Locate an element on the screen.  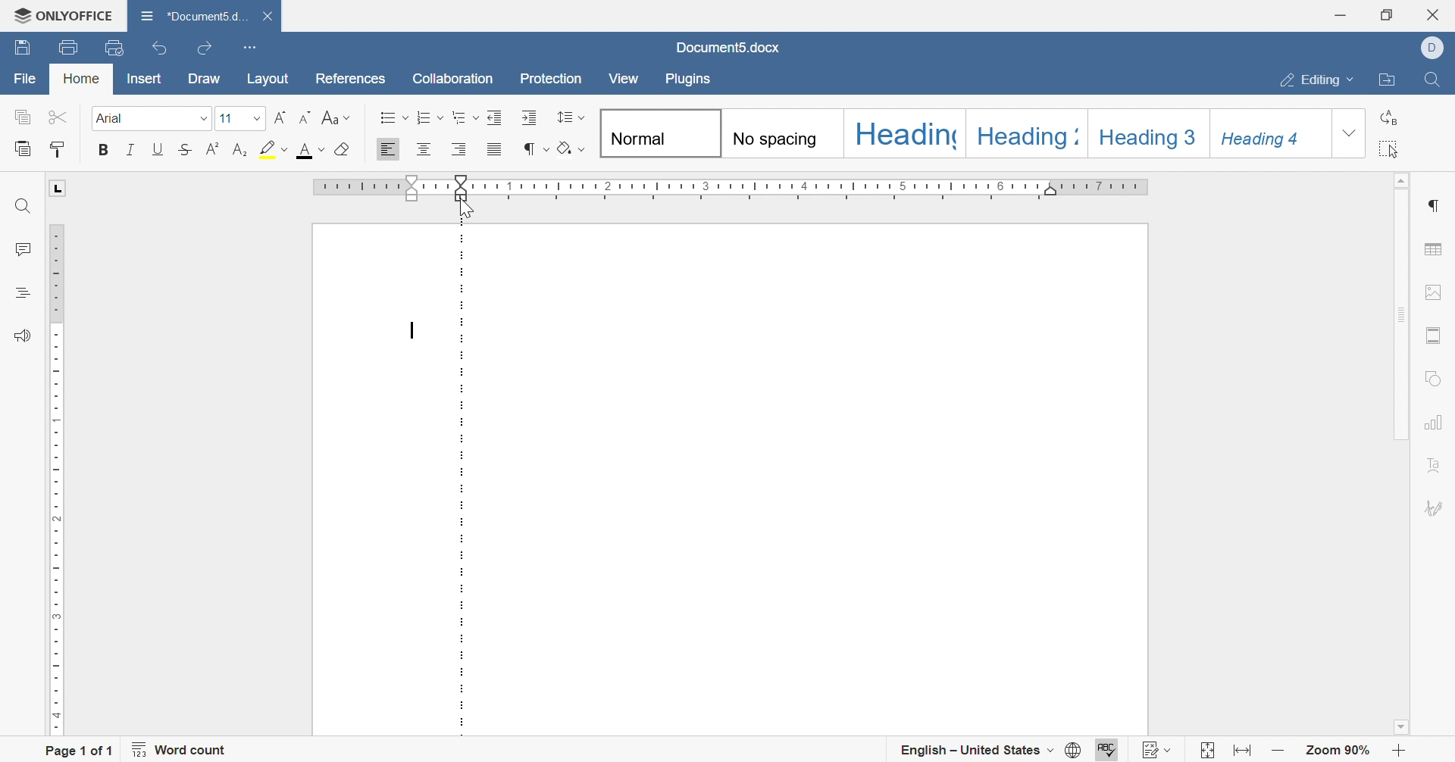
decrement font size is located at coordinates (305, 117).